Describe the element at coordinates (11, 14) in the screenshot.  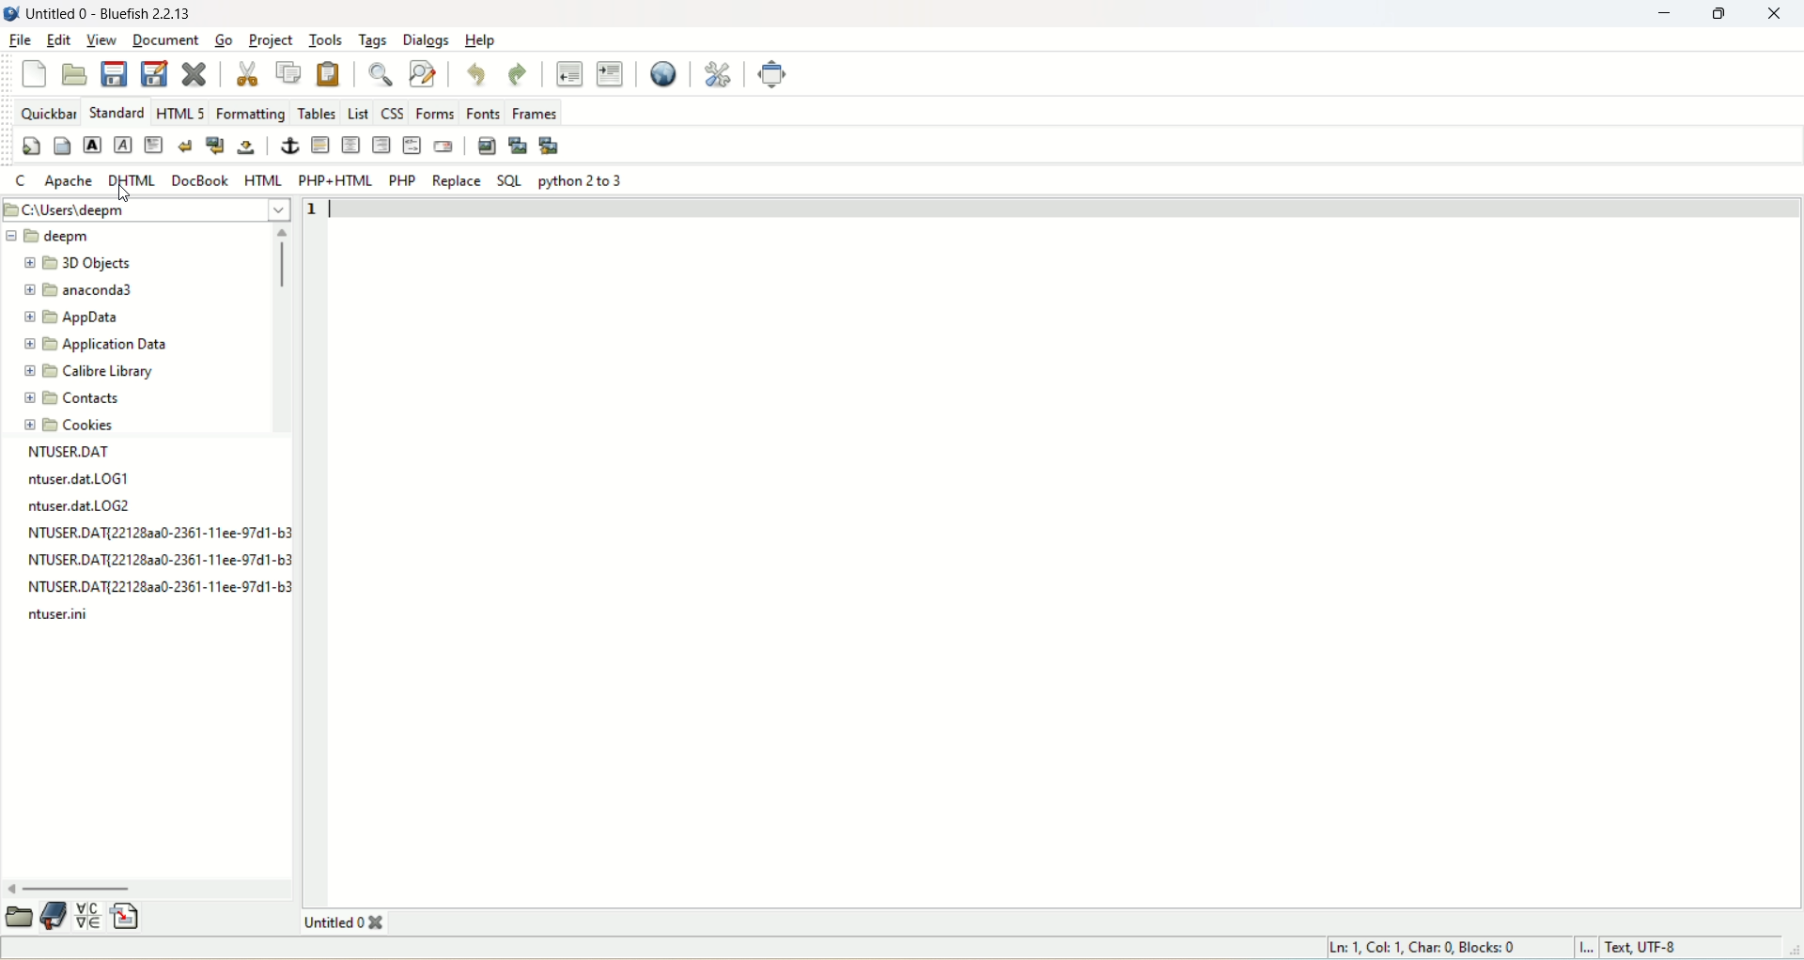
I see `logo` at that location.